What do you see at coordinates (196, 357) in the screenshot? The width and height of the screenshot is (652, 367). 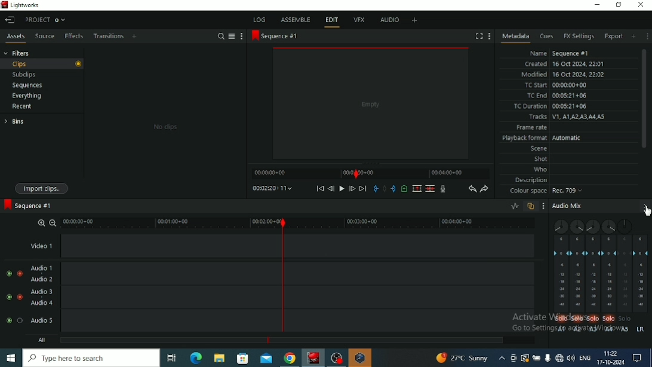 I see `Microsoft Edge` at bounding box center [196, 357].